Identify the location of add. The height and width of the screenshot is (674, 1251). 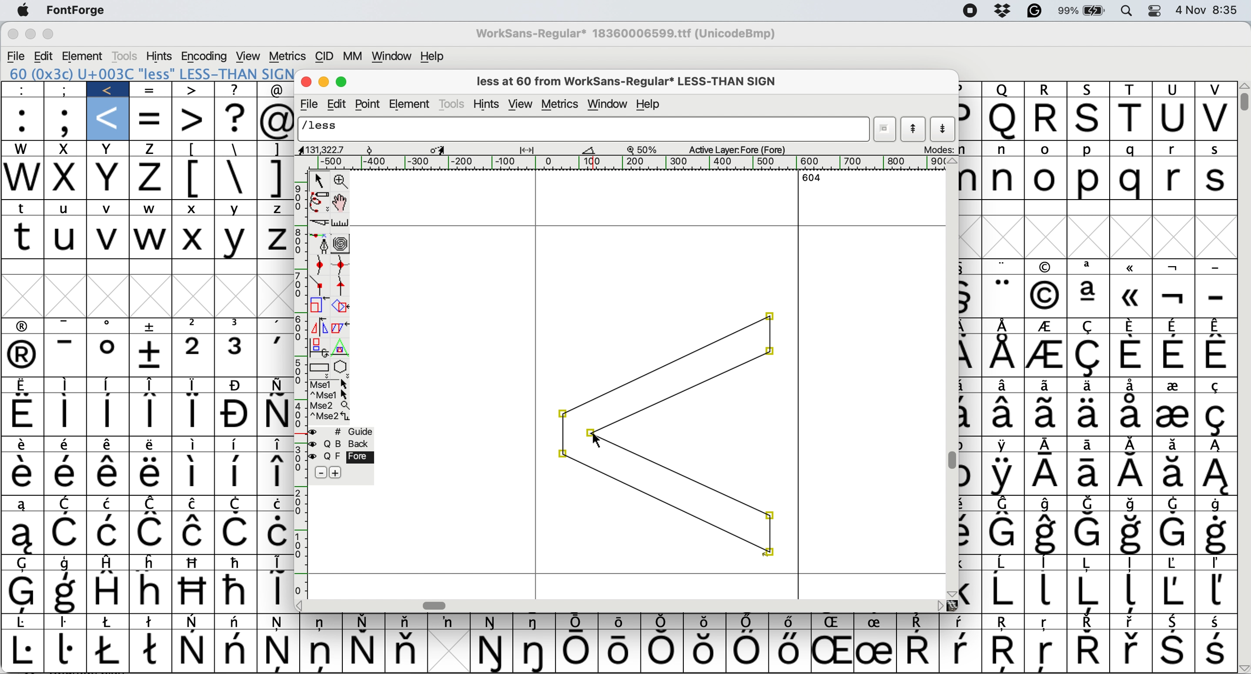
(336, 472).